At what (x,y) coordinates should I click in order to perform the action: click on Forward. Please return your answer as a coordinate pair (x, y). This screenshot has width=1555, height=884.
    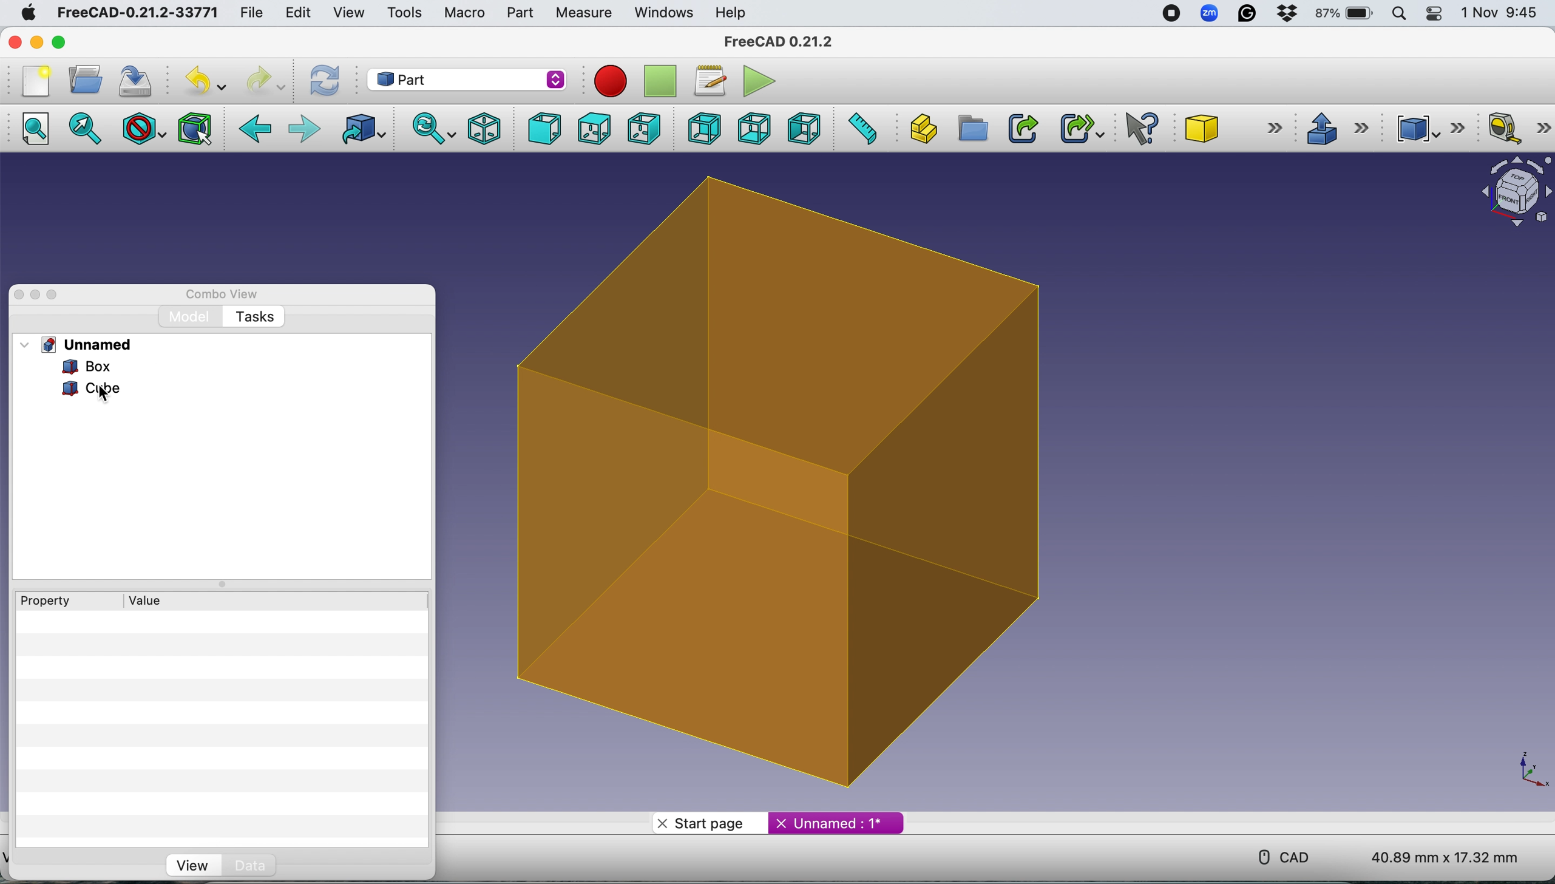
    Looking at the image, I should click on (305, 130).